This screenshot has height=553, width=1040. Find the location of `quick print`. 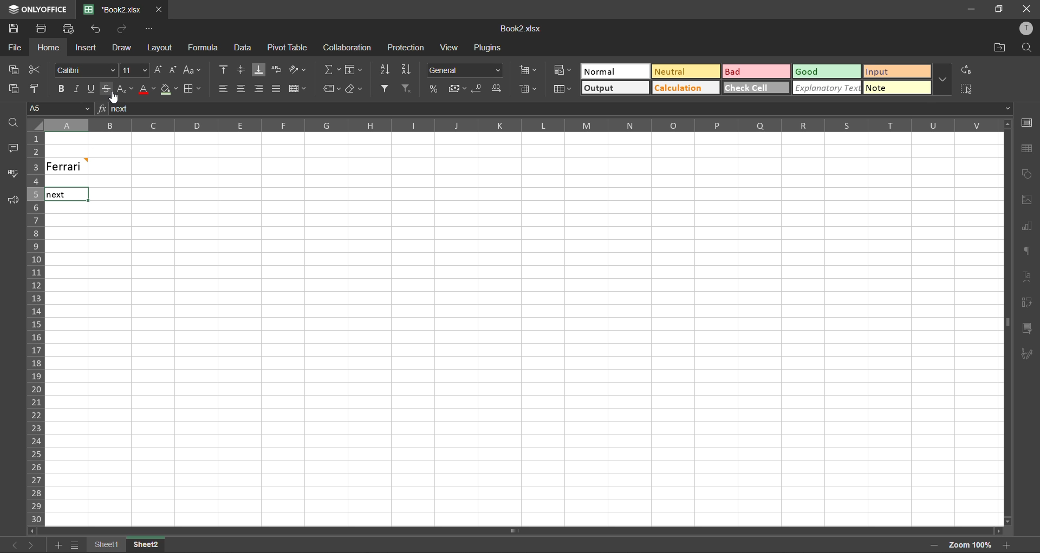

quick print is located at coordinates (68, 29).